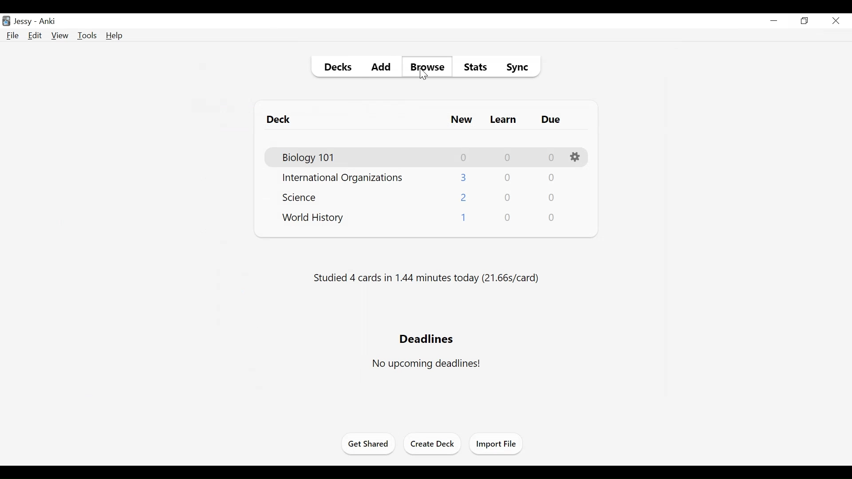 This screenshot has width=852, height=479. Describe the element at coordinates (507, 217) in the screenshot. I see `Learn Card Count` at that location.